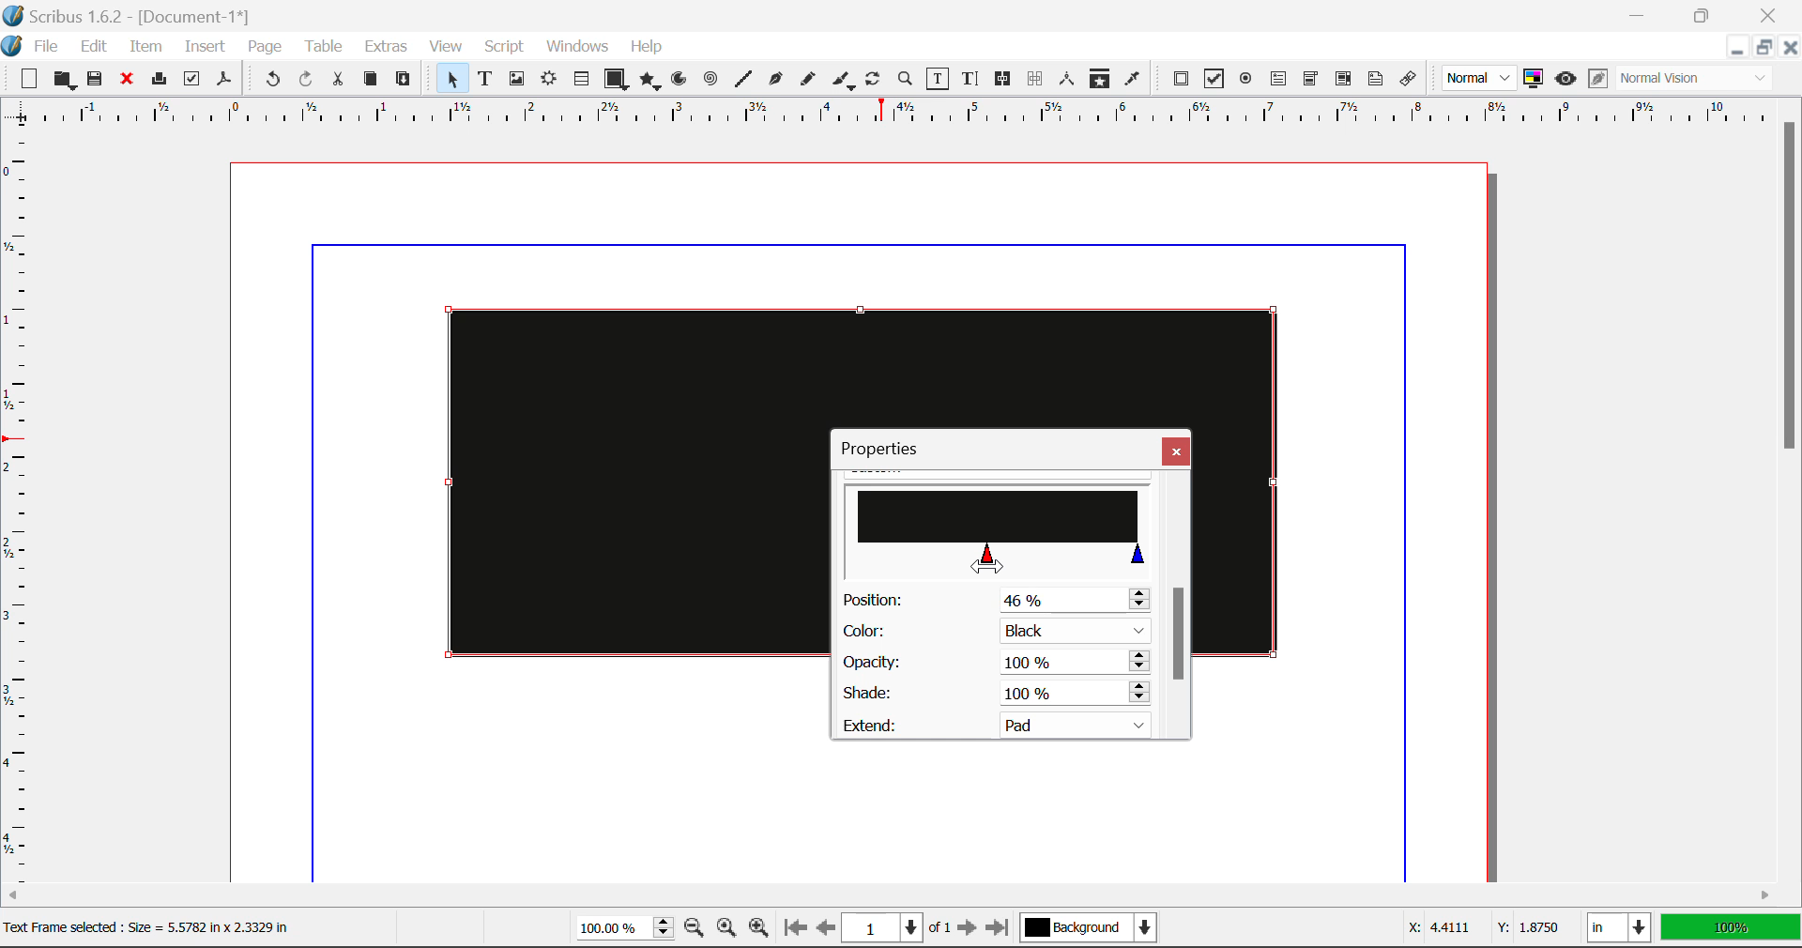 This screenshot has height=948, width=1802. Describe the element at coordinates (1696, 80) in the screenshot. I see `Visual Appearance Type` at that location.